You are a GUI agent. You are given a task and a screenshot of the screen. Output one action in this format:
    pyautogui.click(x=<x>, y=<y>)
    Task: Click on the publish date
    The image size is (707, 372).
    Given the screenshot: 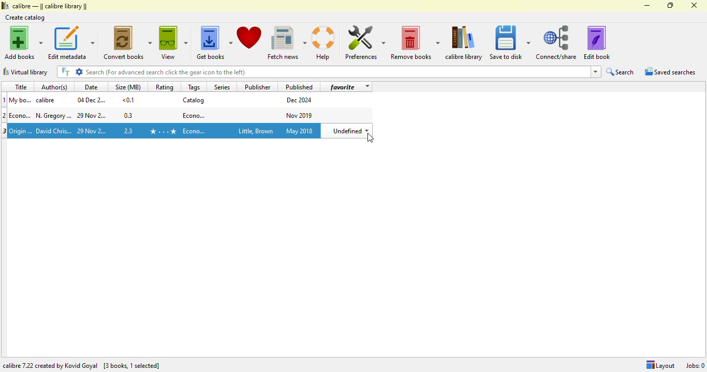 What is the action you would take?
    pyautogui.click(x=300, y=131)
    